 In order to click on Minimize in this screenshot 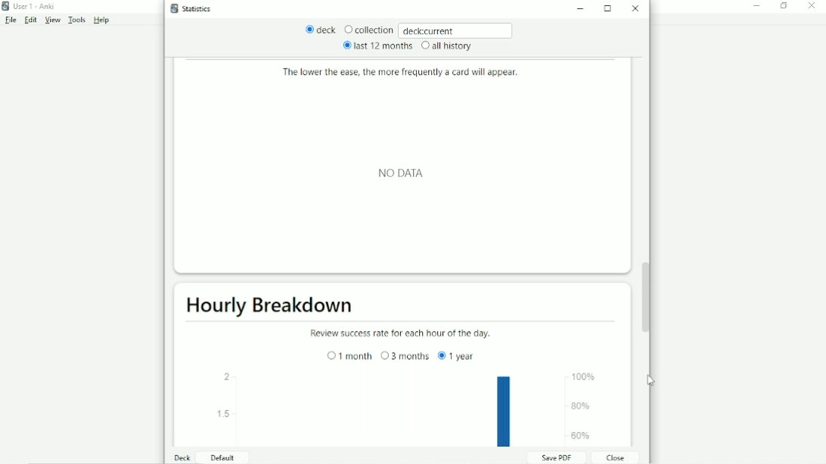, I will do `click(757, 6)`.